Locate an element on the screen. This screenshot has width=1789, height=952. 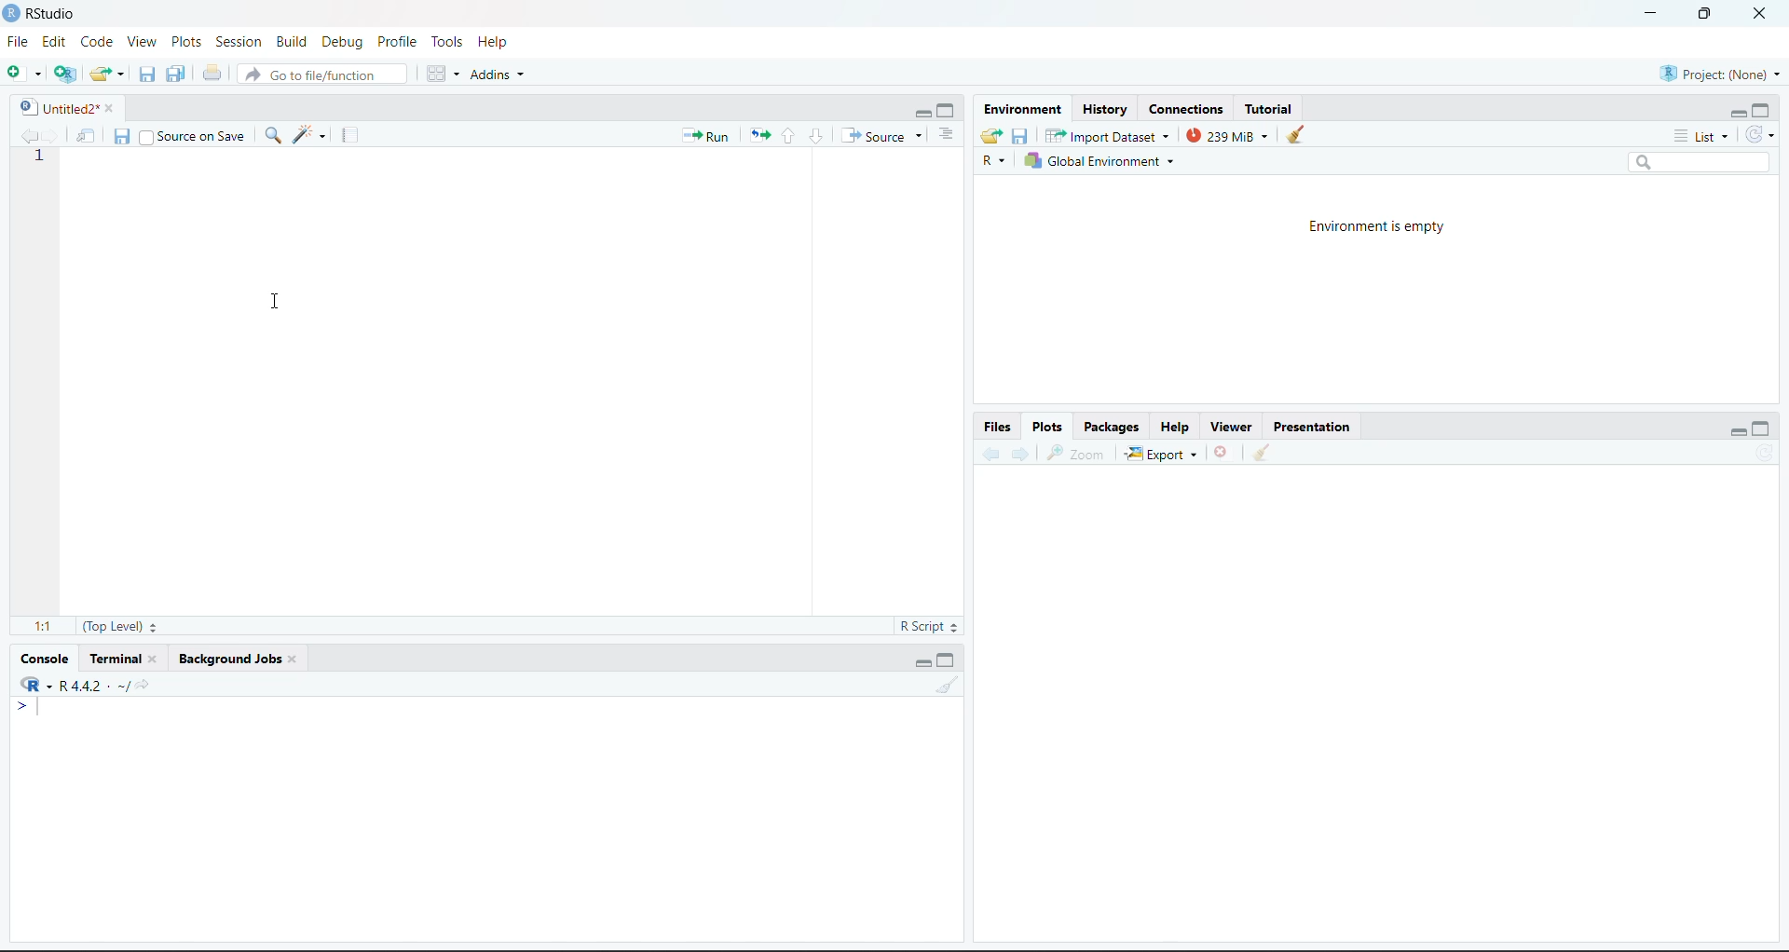
Code Tools is located at coordinates (312, 132).